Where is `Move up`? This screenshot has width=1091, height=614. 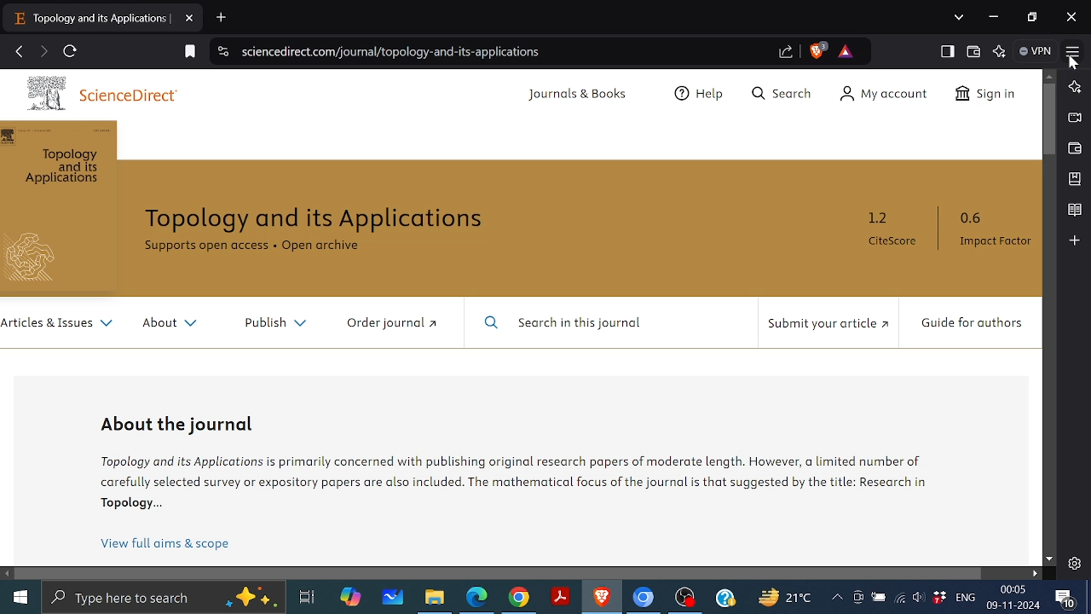
Move up is located at coordinates (1048, 76).